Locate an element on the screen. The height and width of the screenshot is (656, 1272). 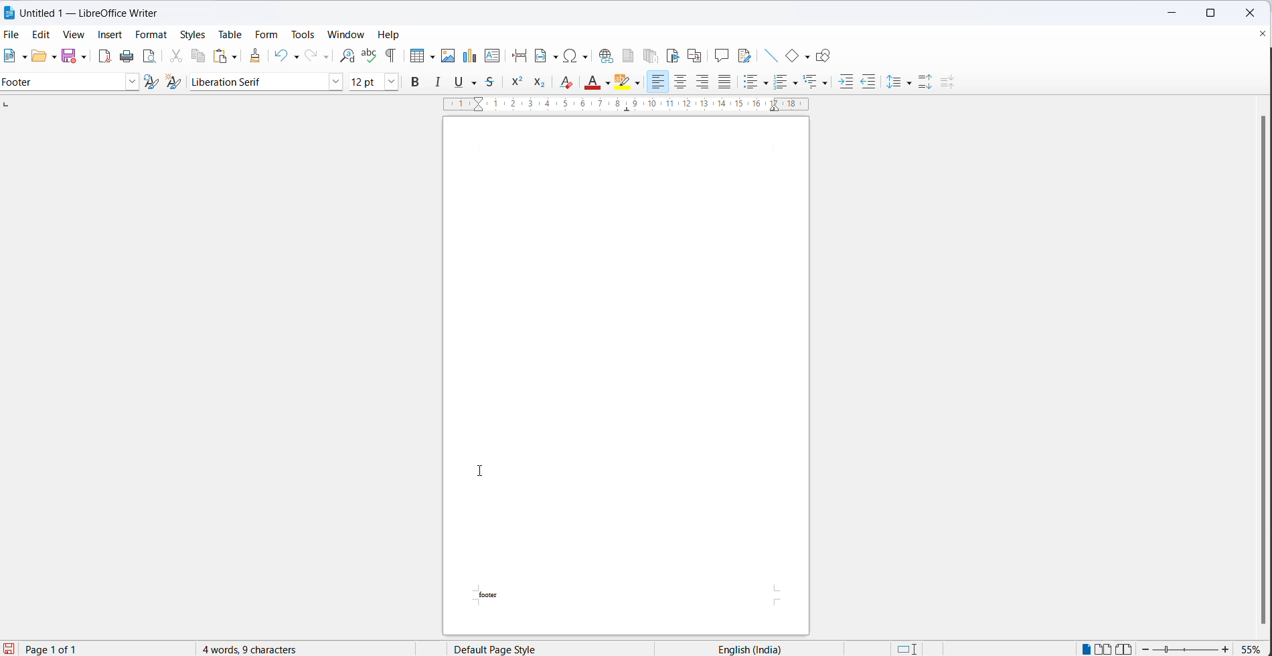
insert text is located at coordinates (495, 56).